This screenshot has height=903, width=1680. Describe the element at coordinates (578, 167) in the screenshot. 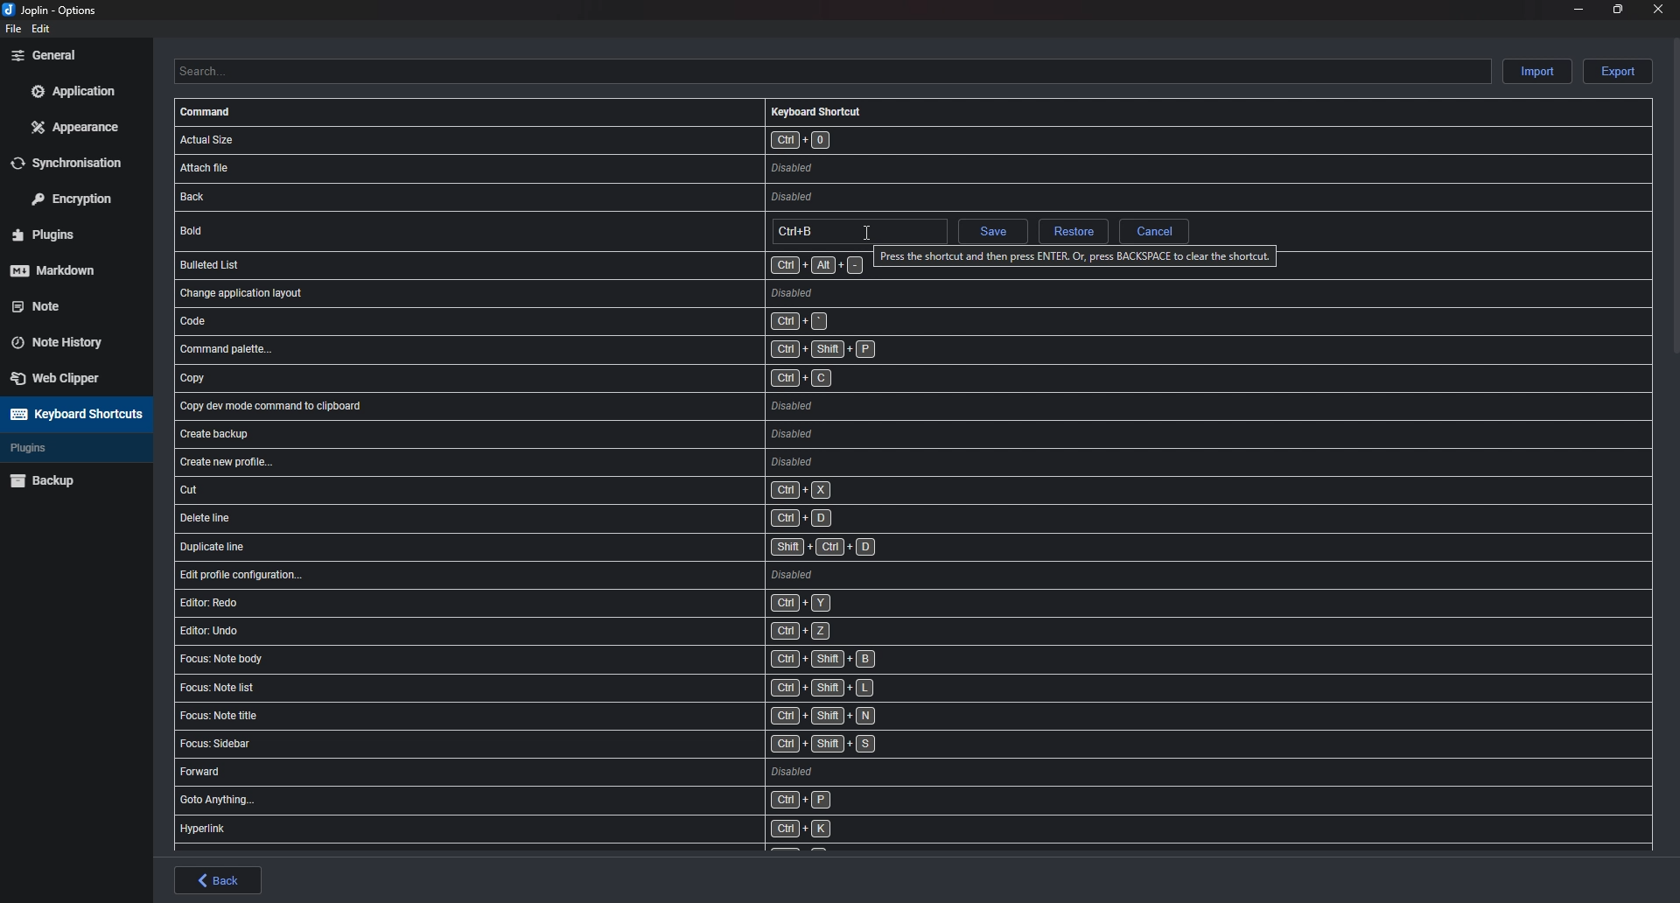

I see `shortcut` at that location.